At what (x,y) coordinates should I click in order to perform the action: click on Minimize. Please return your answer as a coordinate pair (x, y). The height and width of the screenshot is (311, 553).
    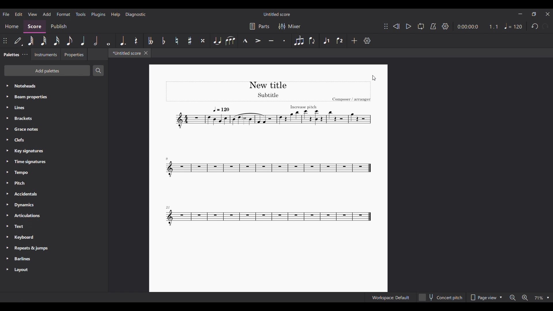
    Looking at the image, I should click on (520, 14).